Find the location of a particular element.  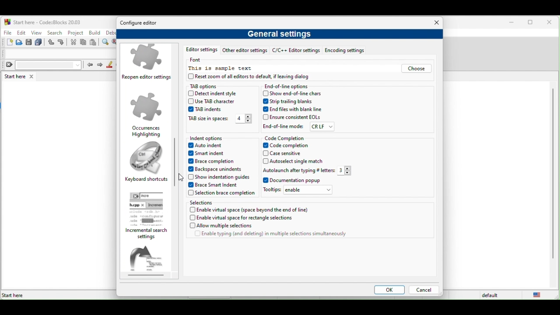

ok is located at coordinates (388, 290).